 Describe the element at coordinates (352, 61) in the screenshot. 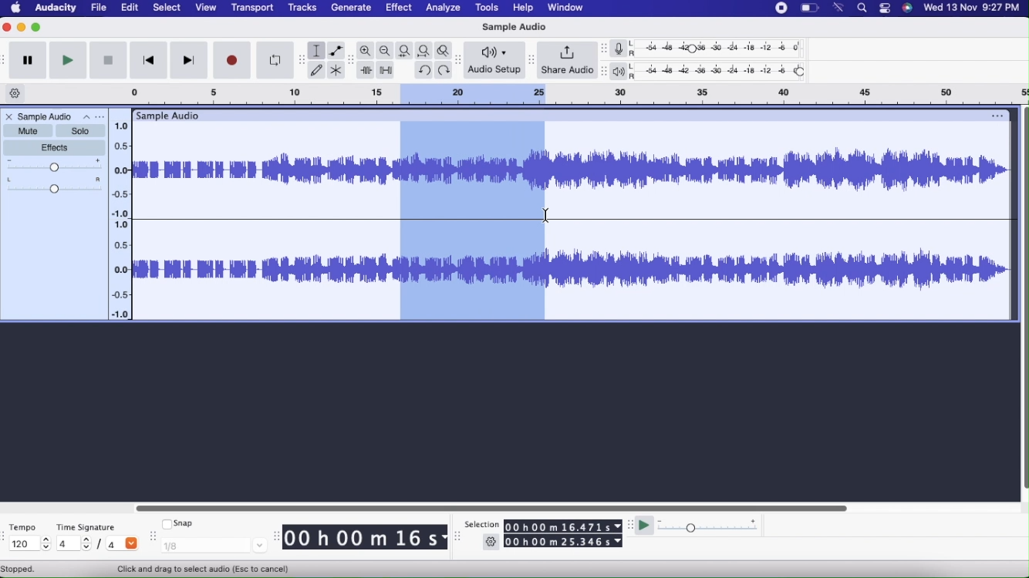

I see `move toolbar` at that location.